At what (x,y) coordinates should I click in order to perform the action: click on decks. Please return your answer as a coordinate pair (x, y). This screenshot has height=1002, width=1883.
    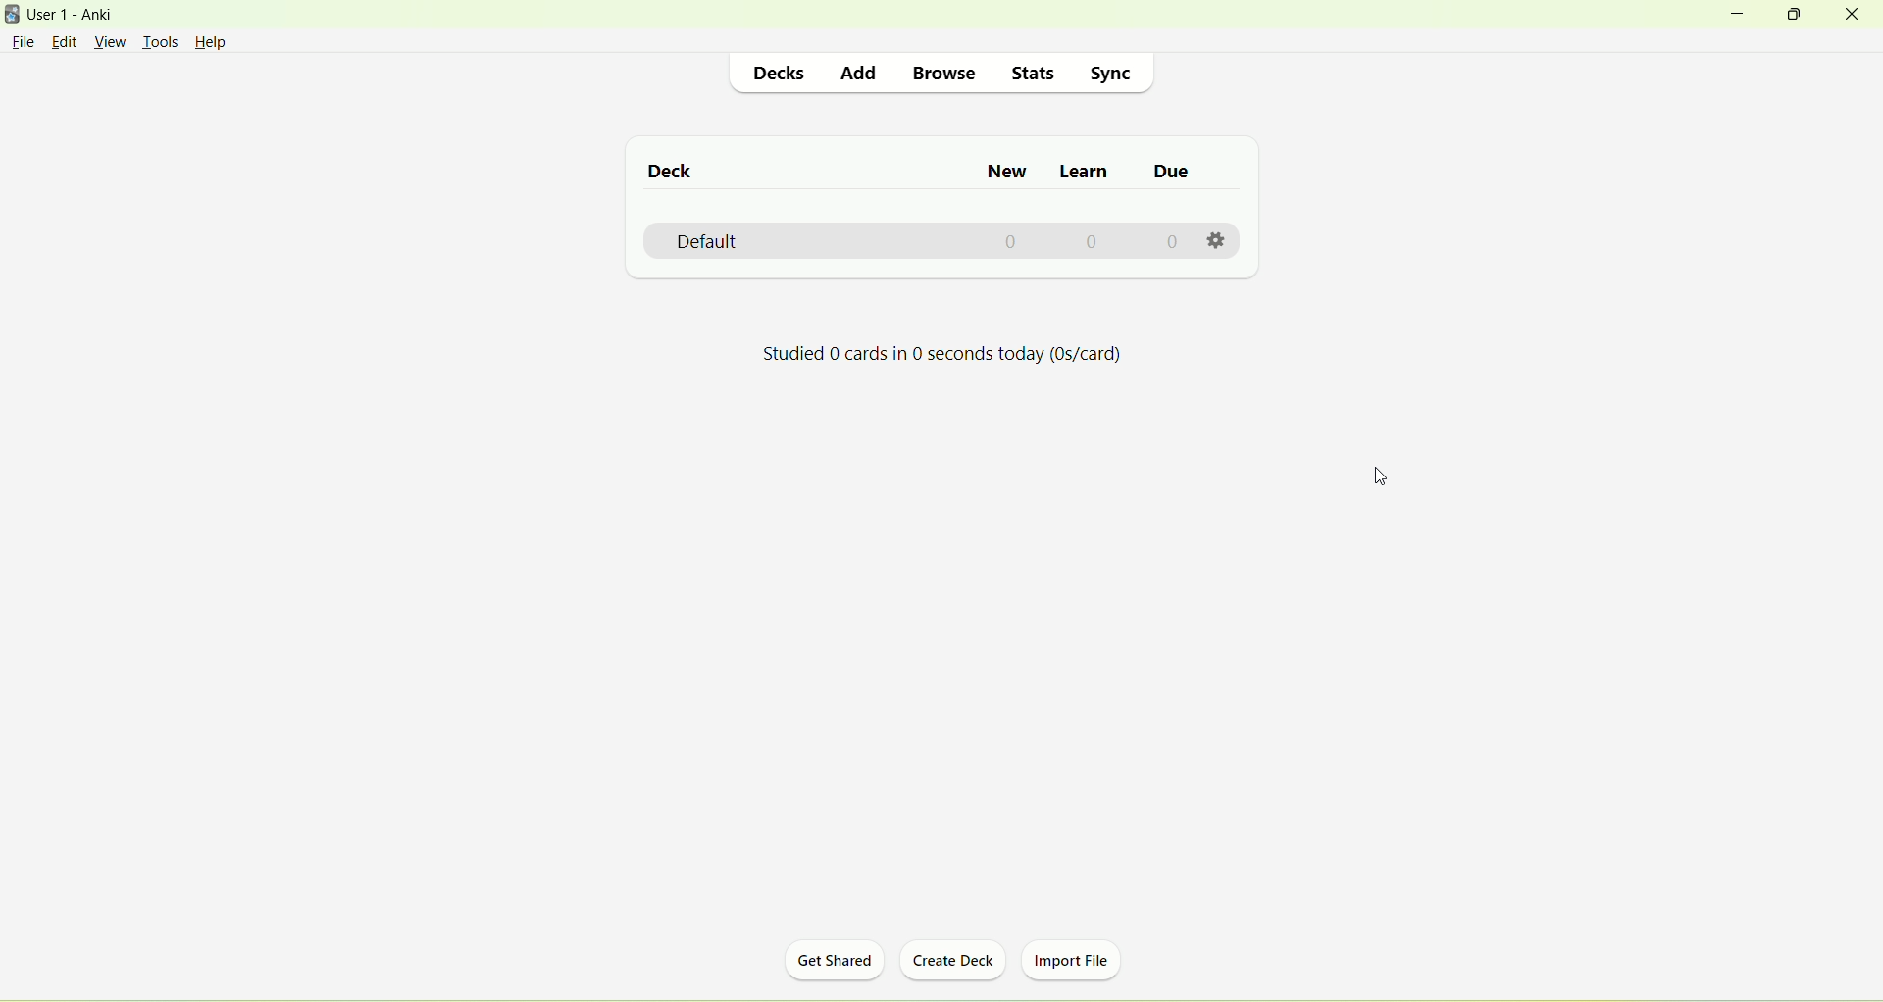
    Looking at the image, I should click on (774, 75).